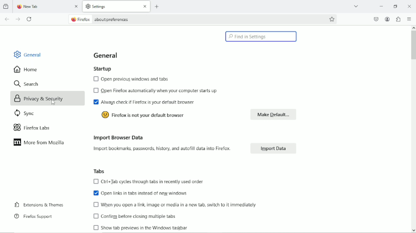  What do you see at coordinates (106, 55) in the screenshot?
I see `general` at bounding box center [106, 55].